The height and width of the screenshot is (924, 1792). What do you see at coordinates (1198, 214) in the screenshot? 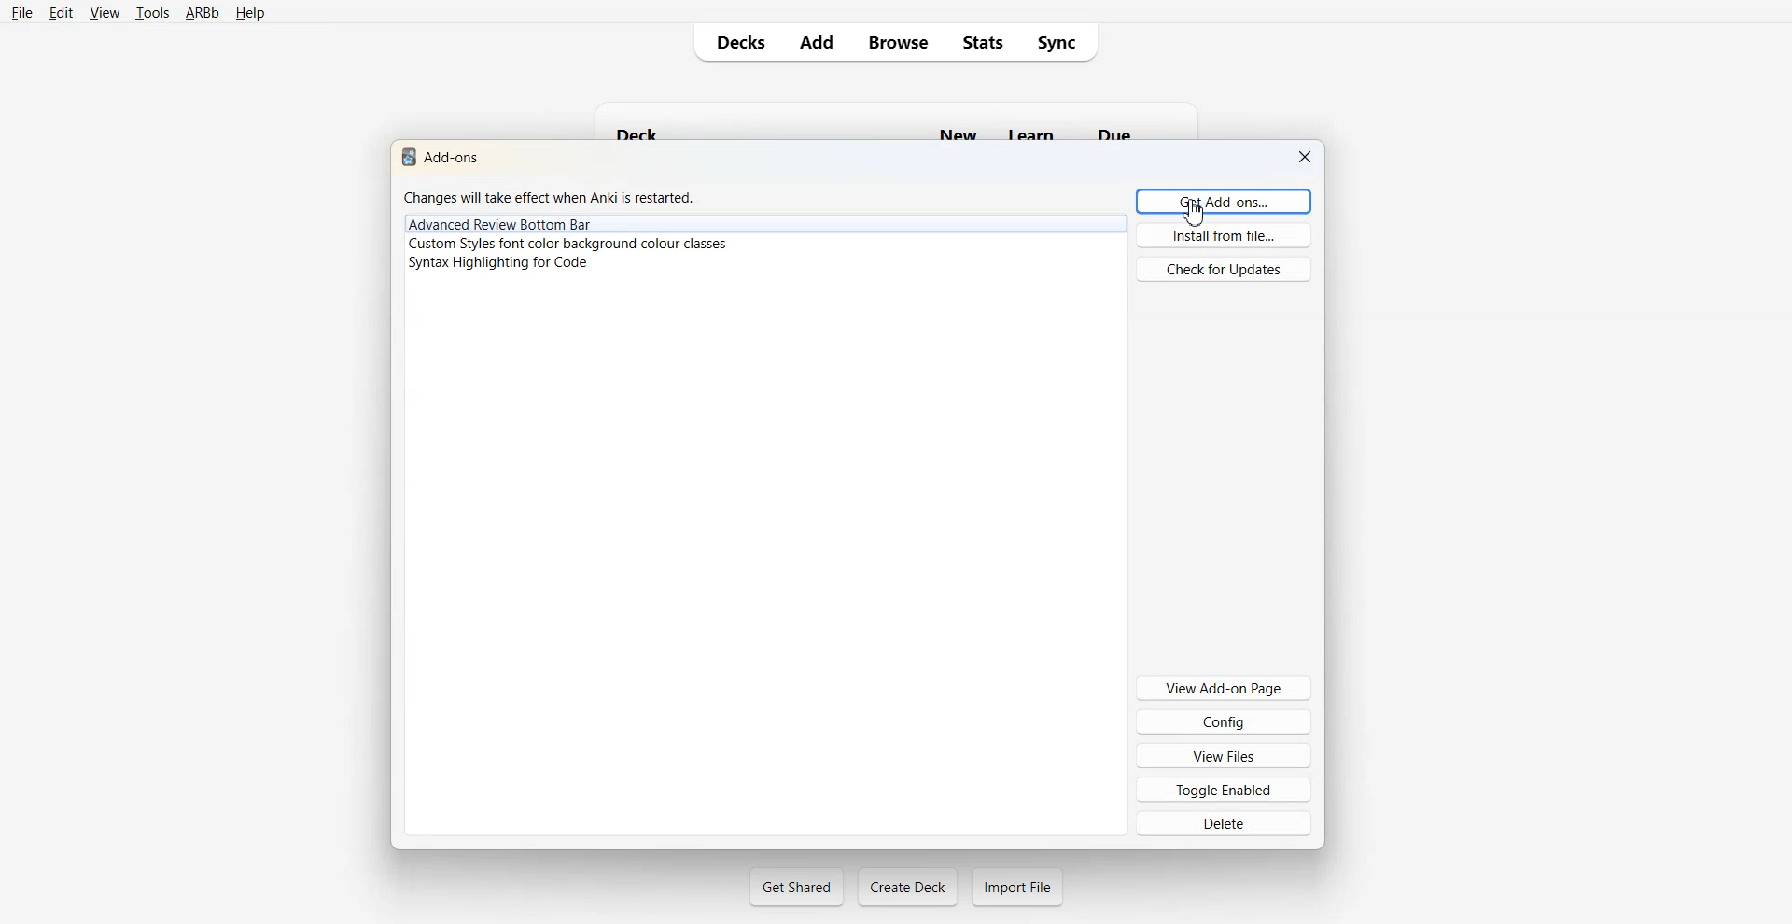
I see `Cursor` at bounding box center [1198, 214].